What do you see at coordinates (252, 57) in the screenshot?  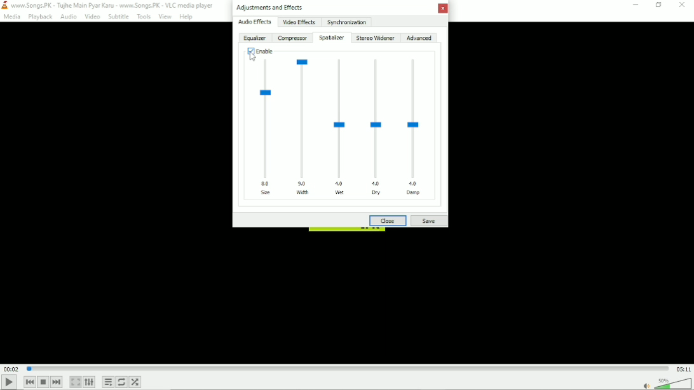 I see `Cursor` at bounding box center [252, 57].